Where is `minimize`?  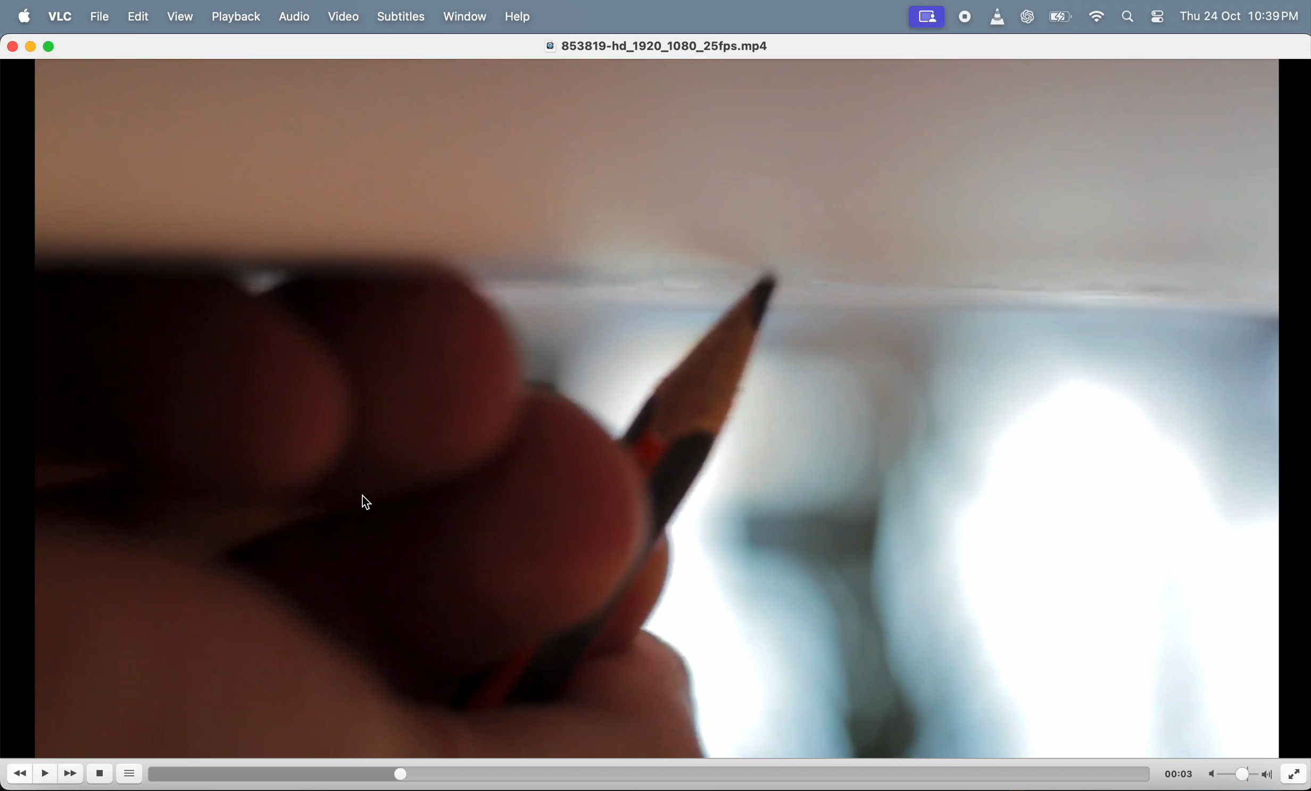 minimize is located at coordinates (32, 48).